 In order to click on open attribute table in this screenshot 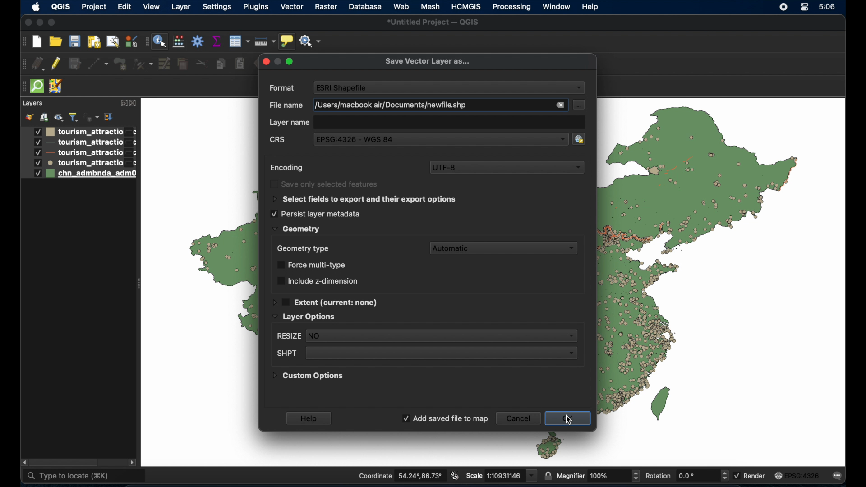, I will do `click(239, 42)`.